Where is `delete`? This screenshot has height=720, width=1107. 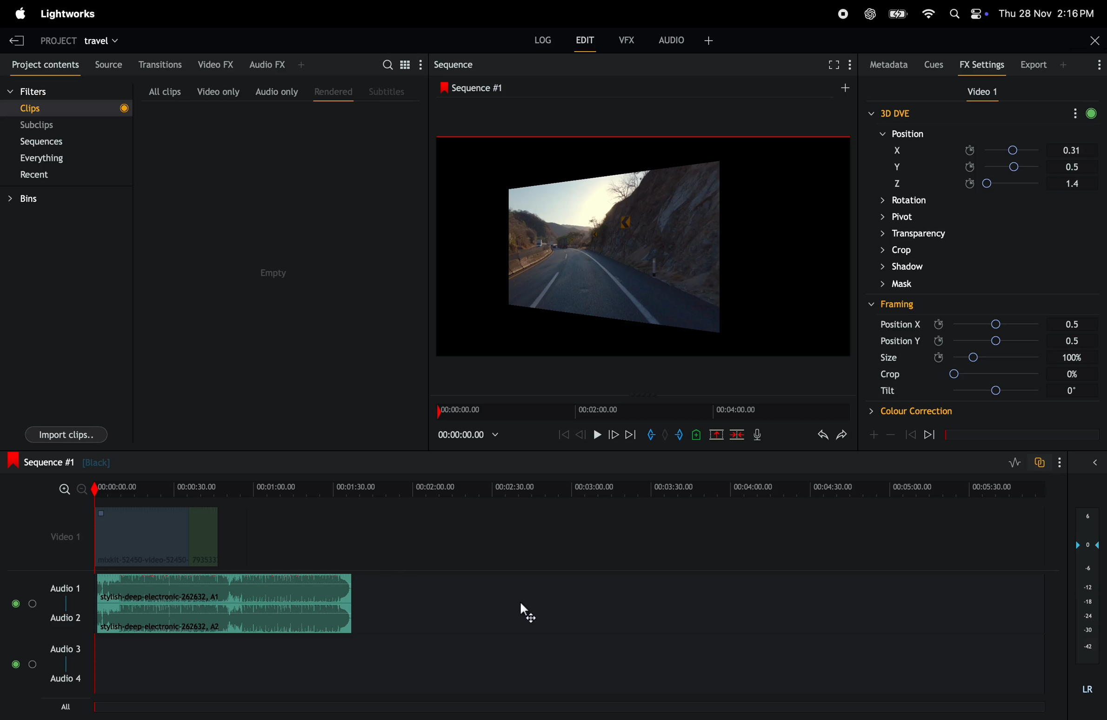
delete is located at coordinates (737, 435).